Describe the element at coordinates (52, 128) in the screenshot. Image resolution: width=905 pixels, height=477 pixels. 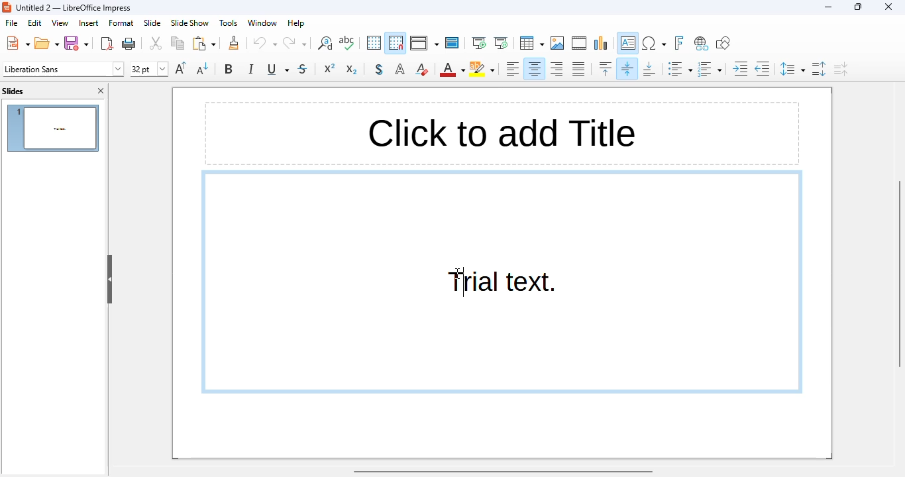
I see `slide 1` at that location.